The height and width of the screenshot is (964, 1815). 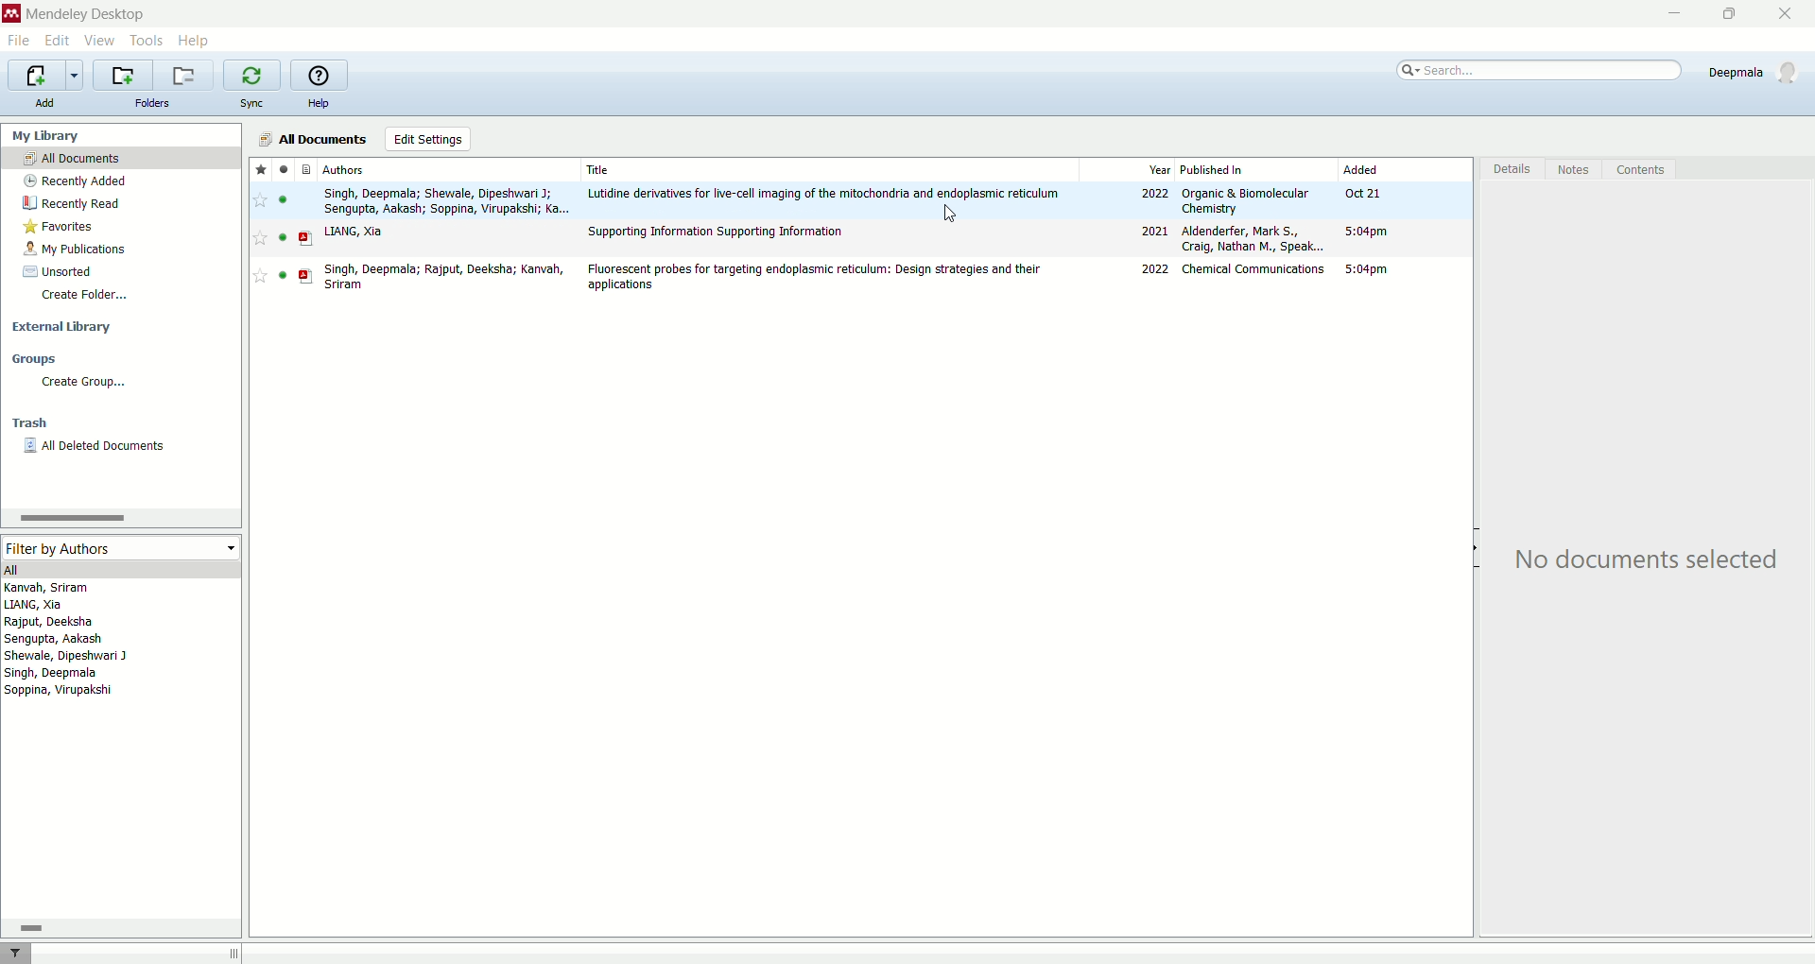 What do you see at coordinates (309, 139) in the screenshot?
I see `all documents` at bounding box center [309, 139].